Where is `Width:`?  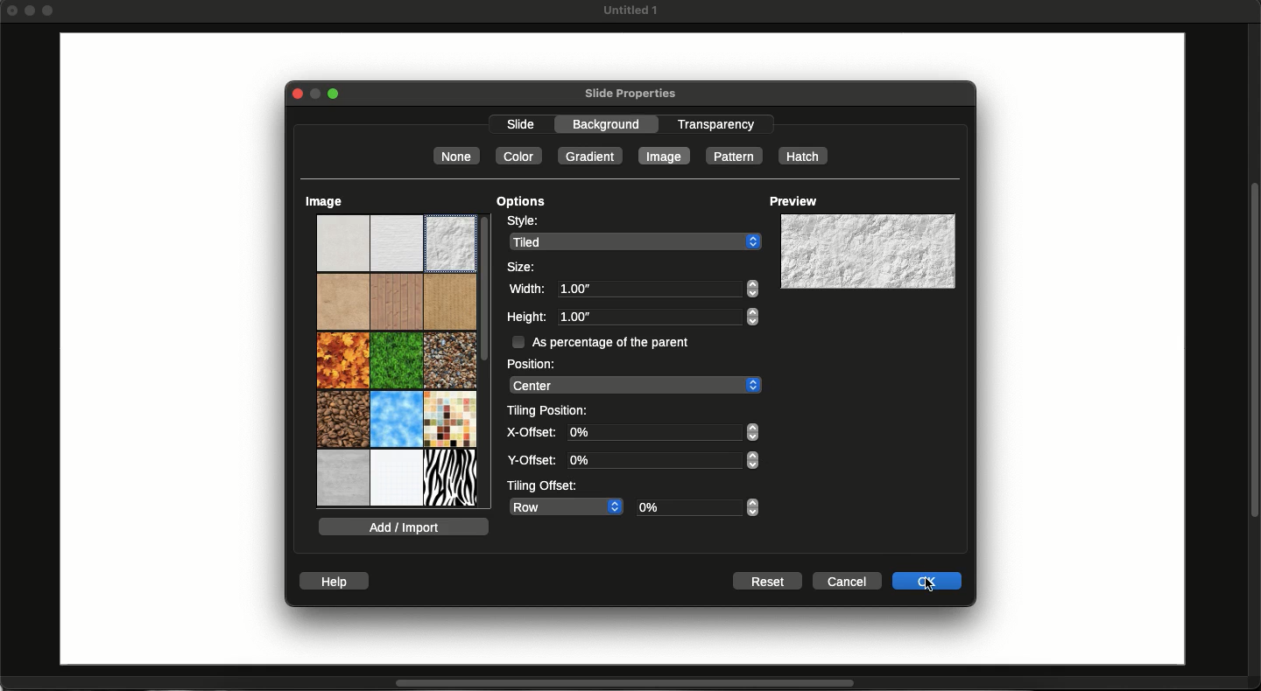 Width: is located at coordinates (528, 289).